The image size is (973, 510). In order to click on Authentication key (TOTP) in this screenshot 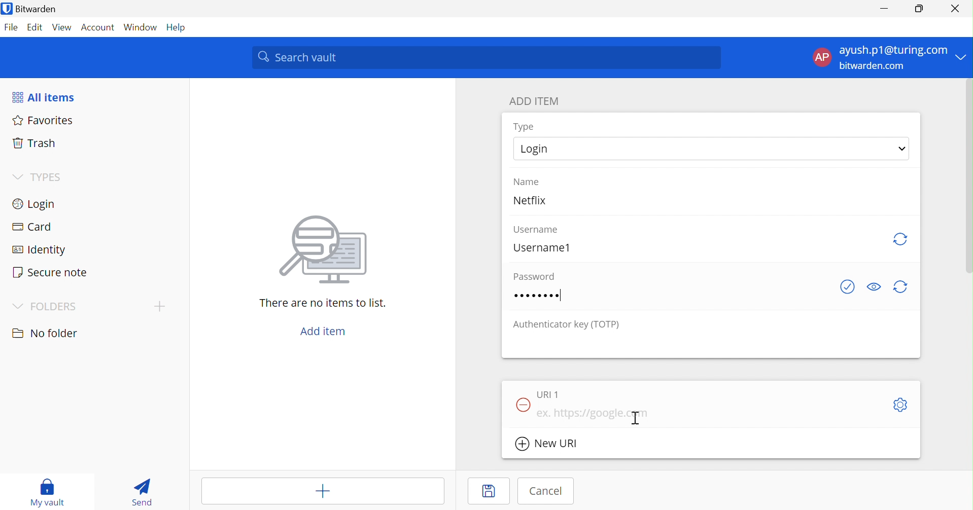, I will do `click(566, 325)`.